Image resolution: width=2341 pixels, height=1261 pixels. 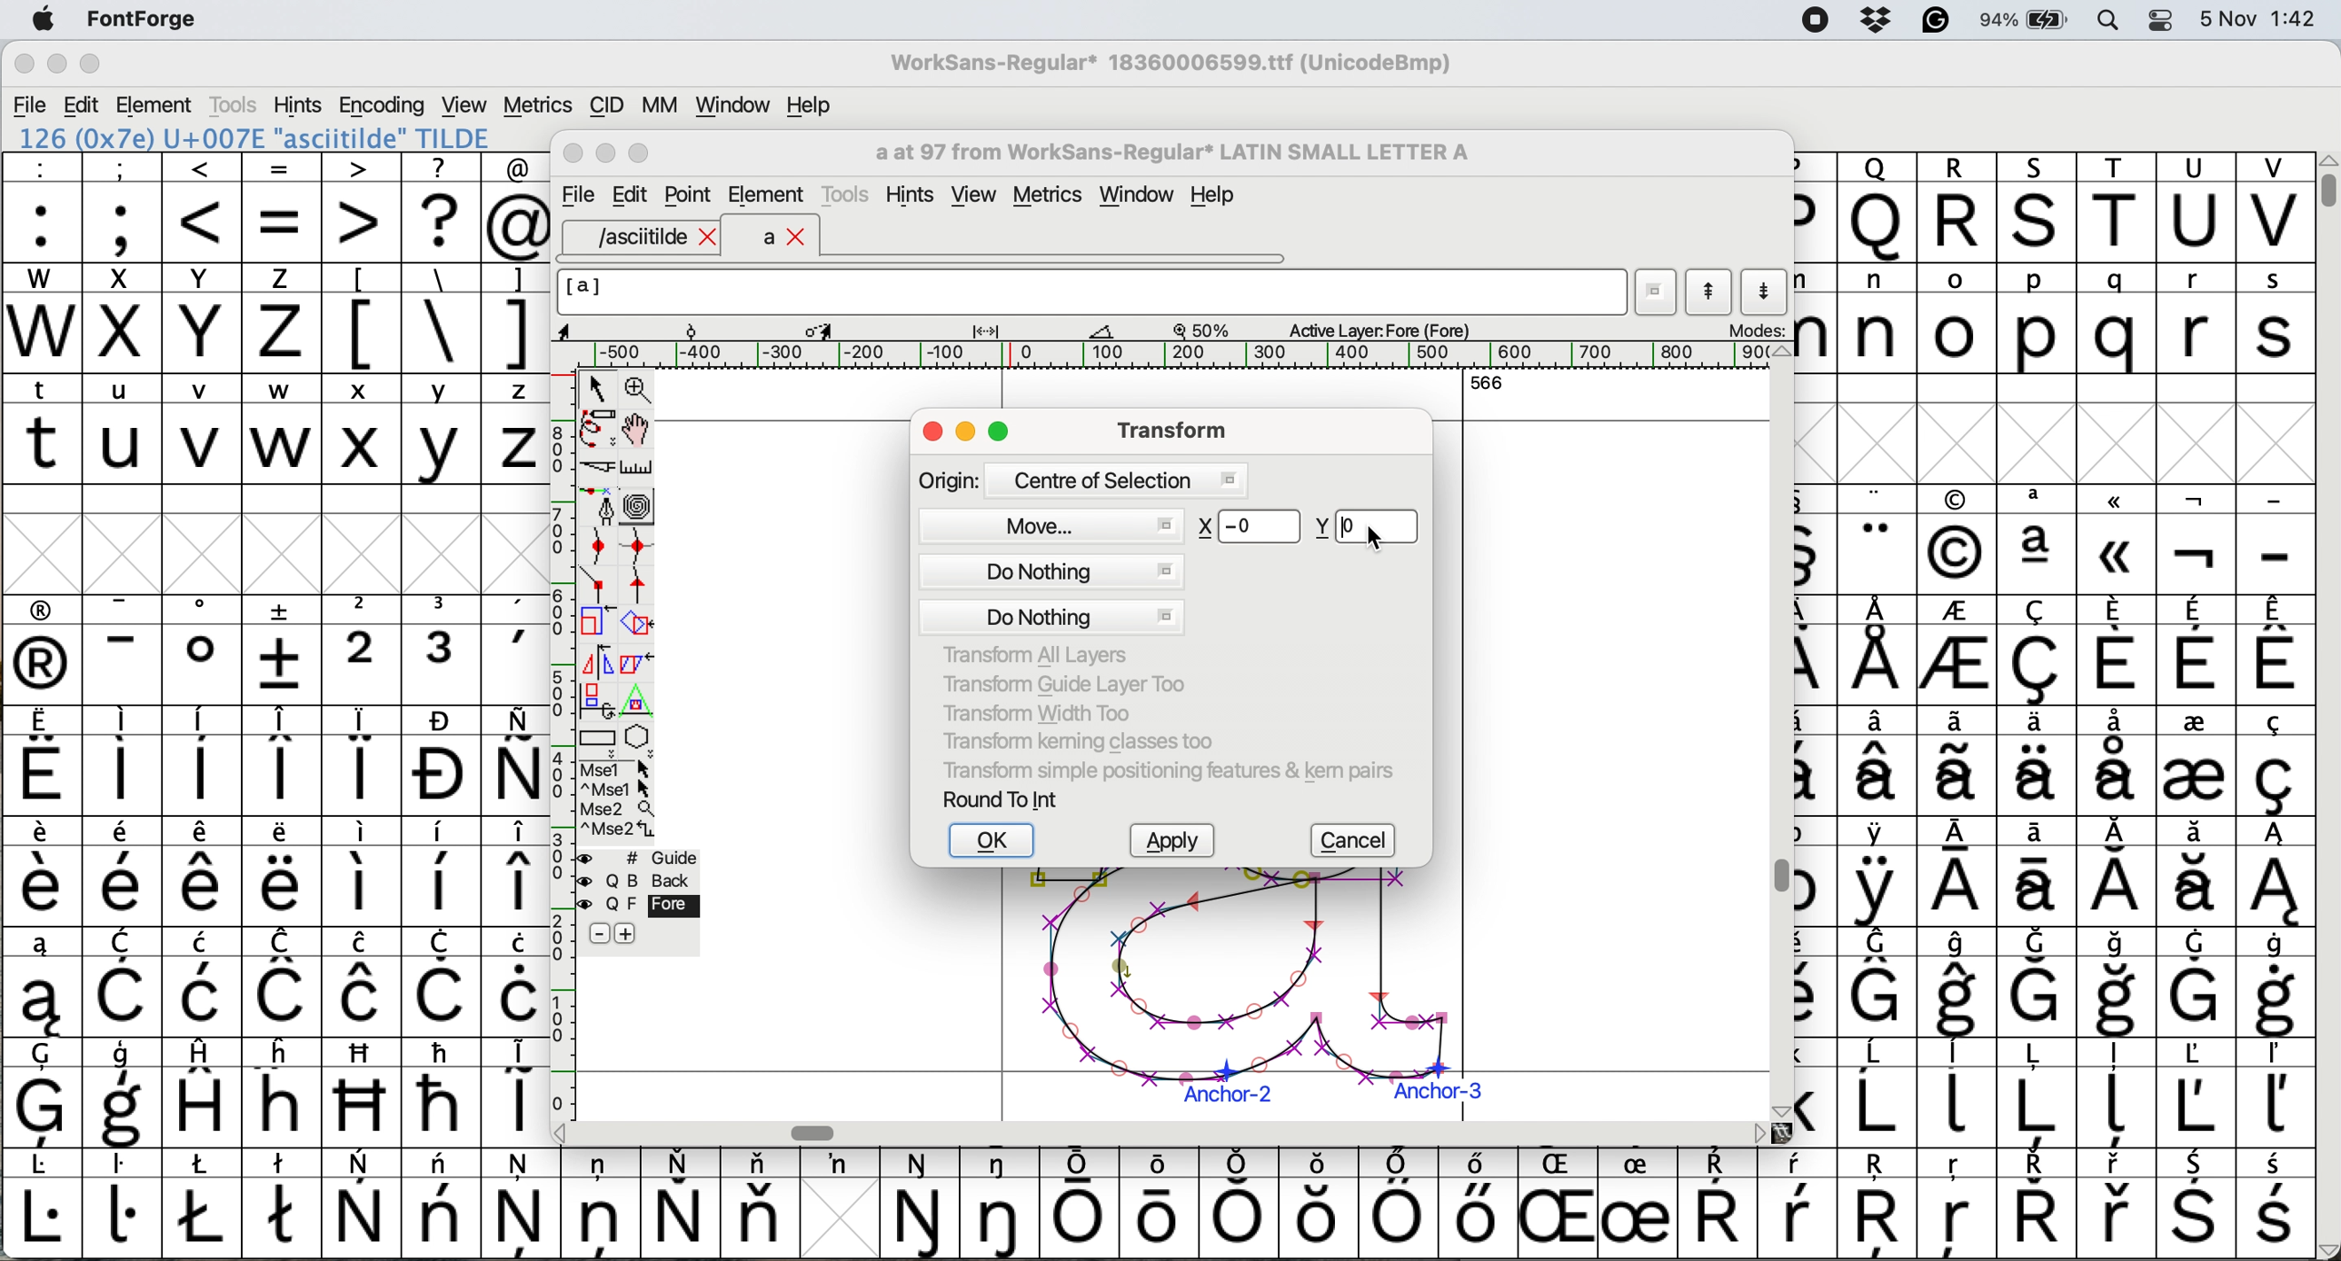 What do you see at coordinates (760, 1202) in the screenshot?
I see `symbol` at bounding box center [760, 1202].